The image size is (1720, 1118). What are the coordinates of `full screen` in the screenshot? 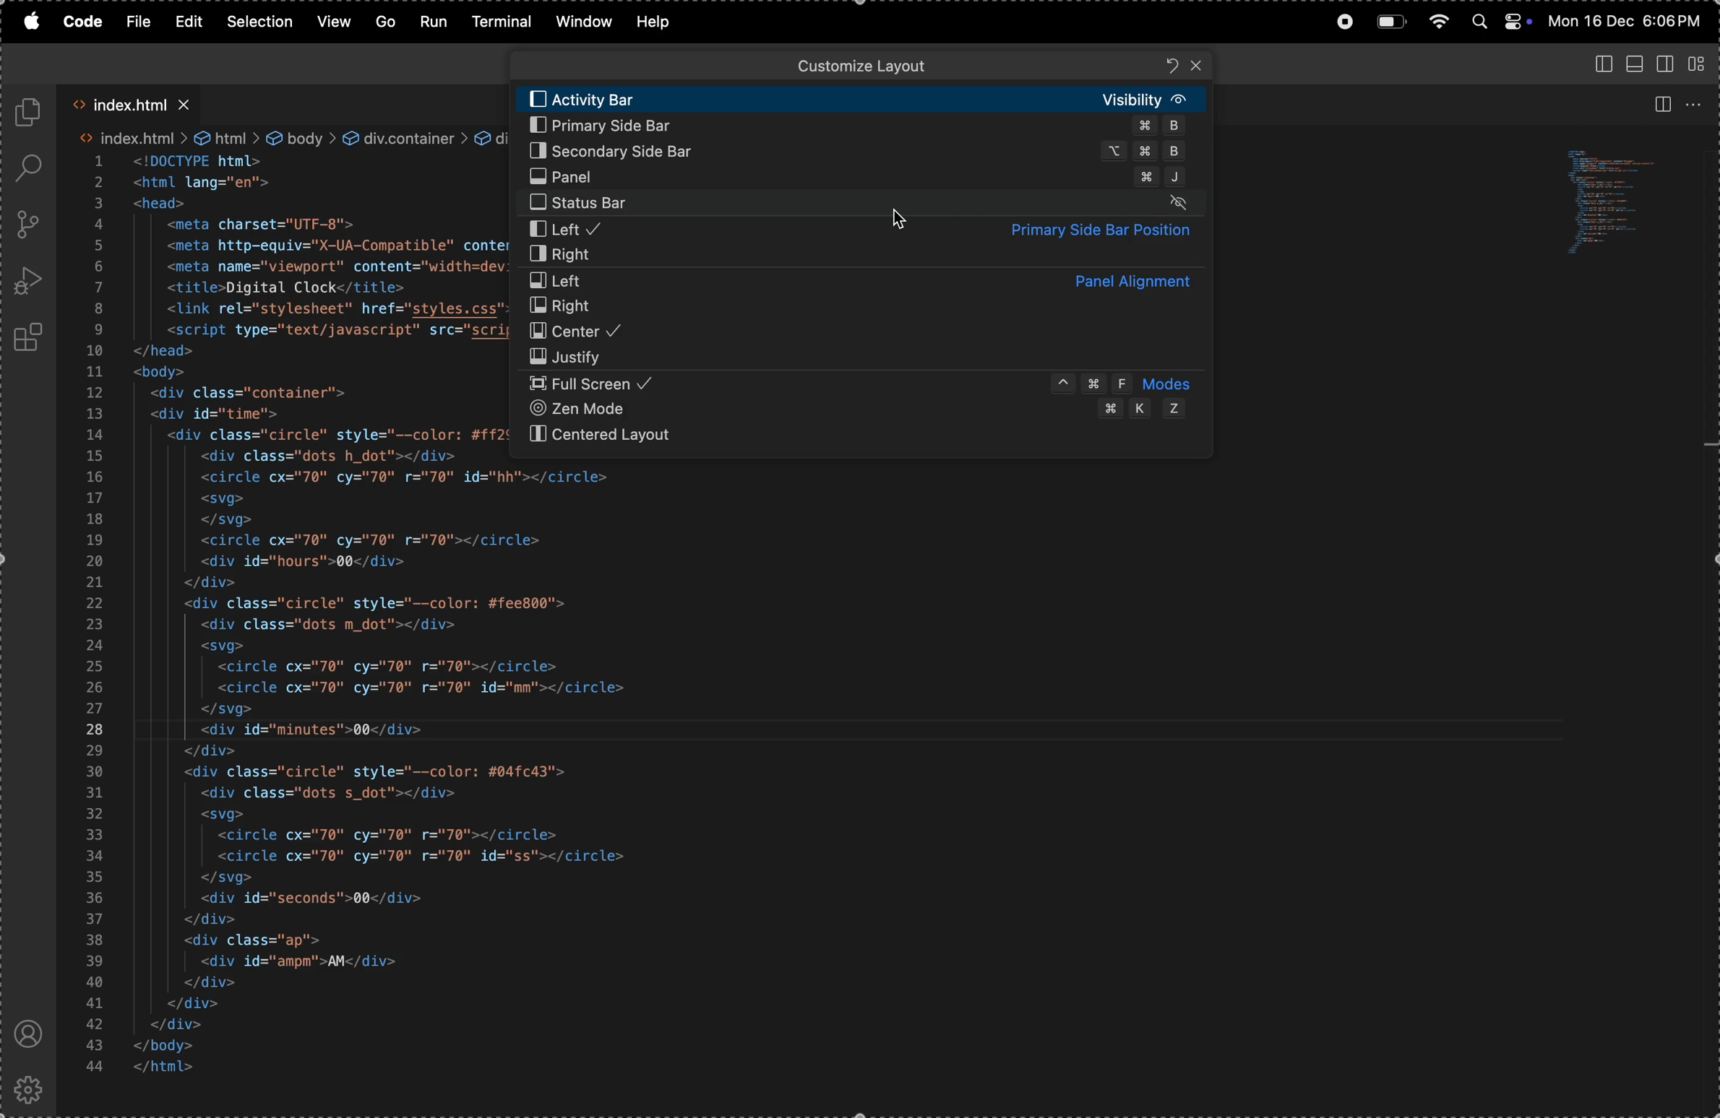 It's located at (861, 381).